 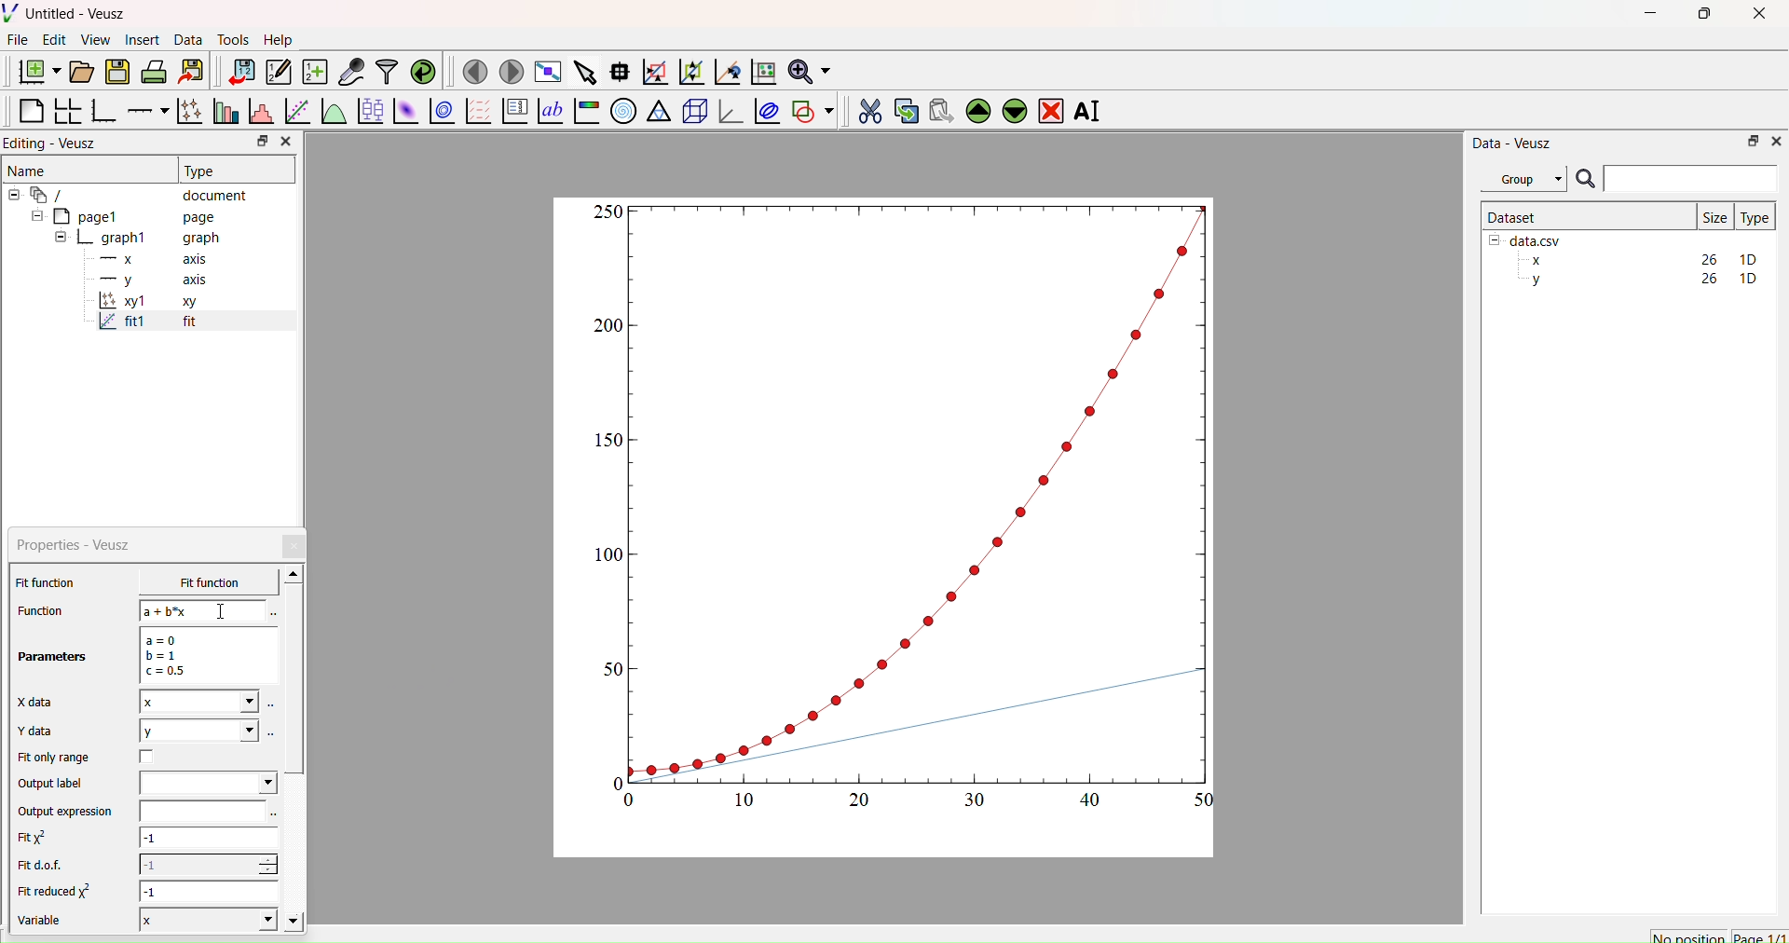 I want to click on Add an axis to plot, so click(x=143, y=109).